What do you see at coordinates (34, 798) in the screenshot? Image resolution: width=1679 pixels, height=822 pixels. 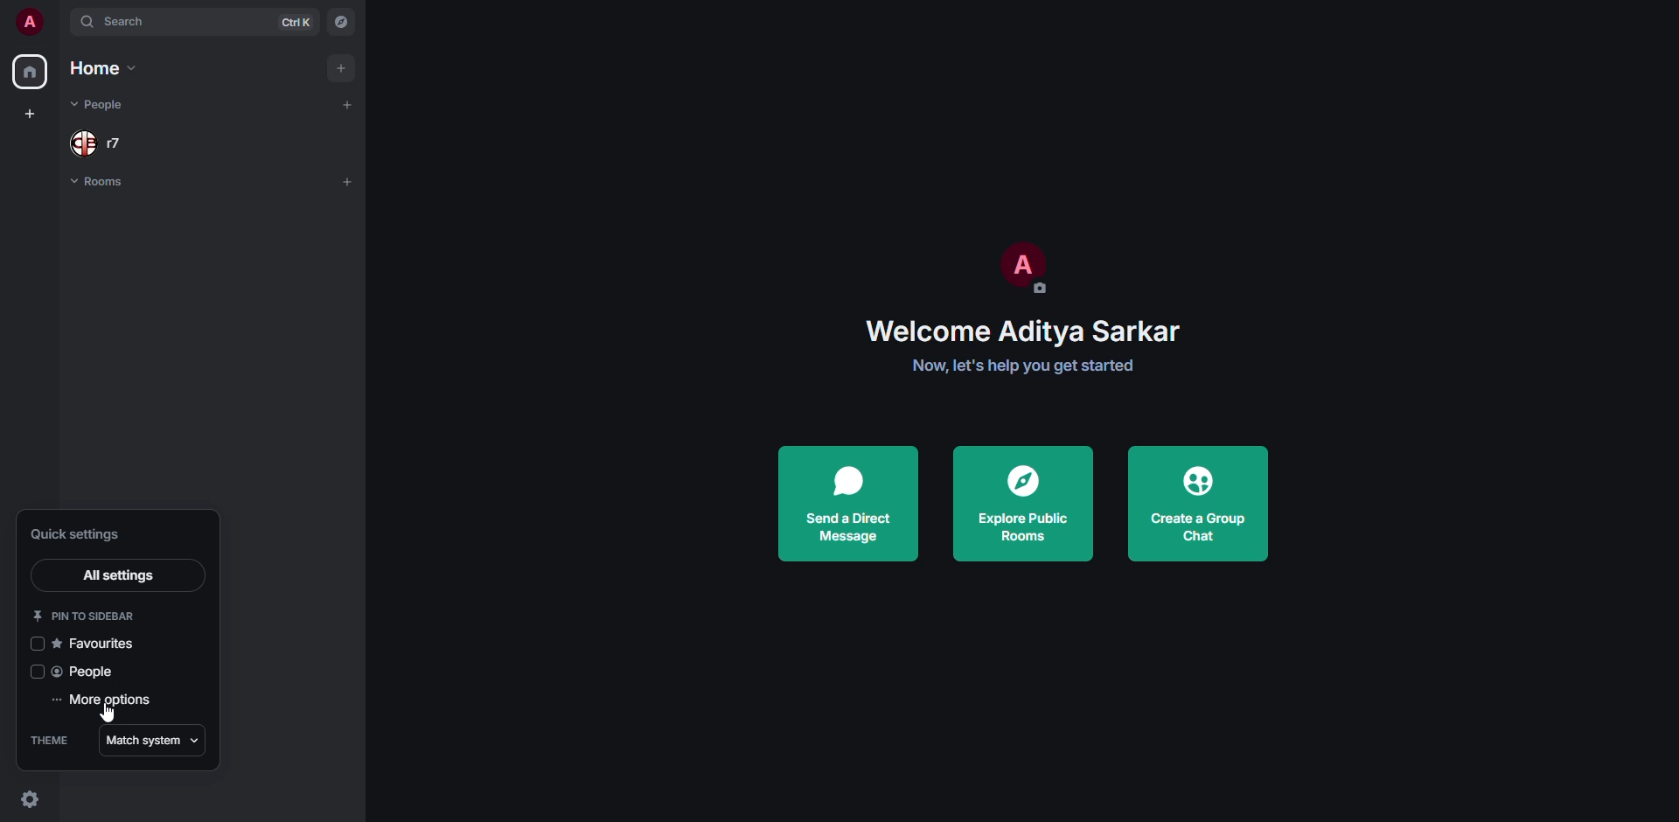 I see `quick settings` at bounding box center [34, 798].